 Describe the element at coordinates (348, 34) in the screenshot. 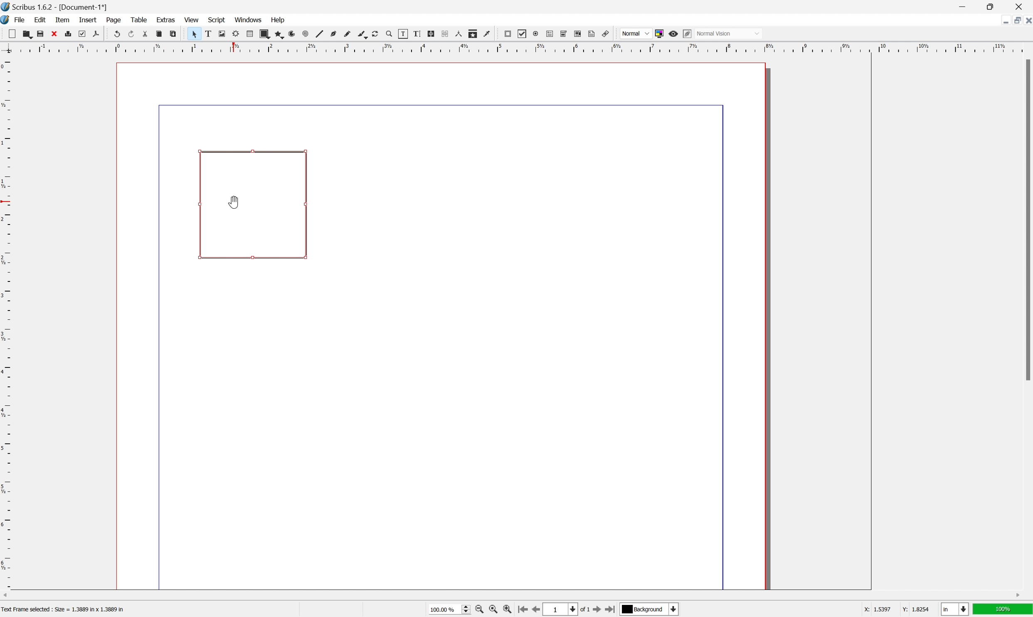

I see `freehand line` at that location.